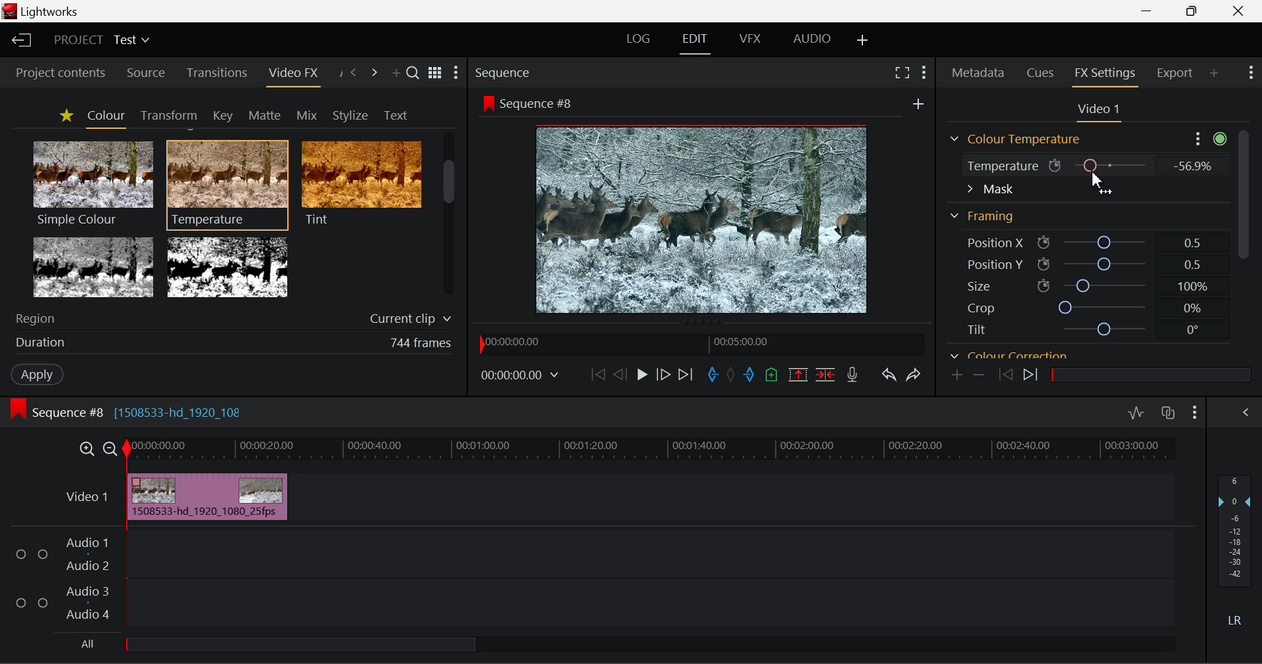 The width and height of the screenshot is (1262, 664). What do you see at coordinates (166, 114) in the screenshot?
I see `Transform` at bounding box center [166, 114].